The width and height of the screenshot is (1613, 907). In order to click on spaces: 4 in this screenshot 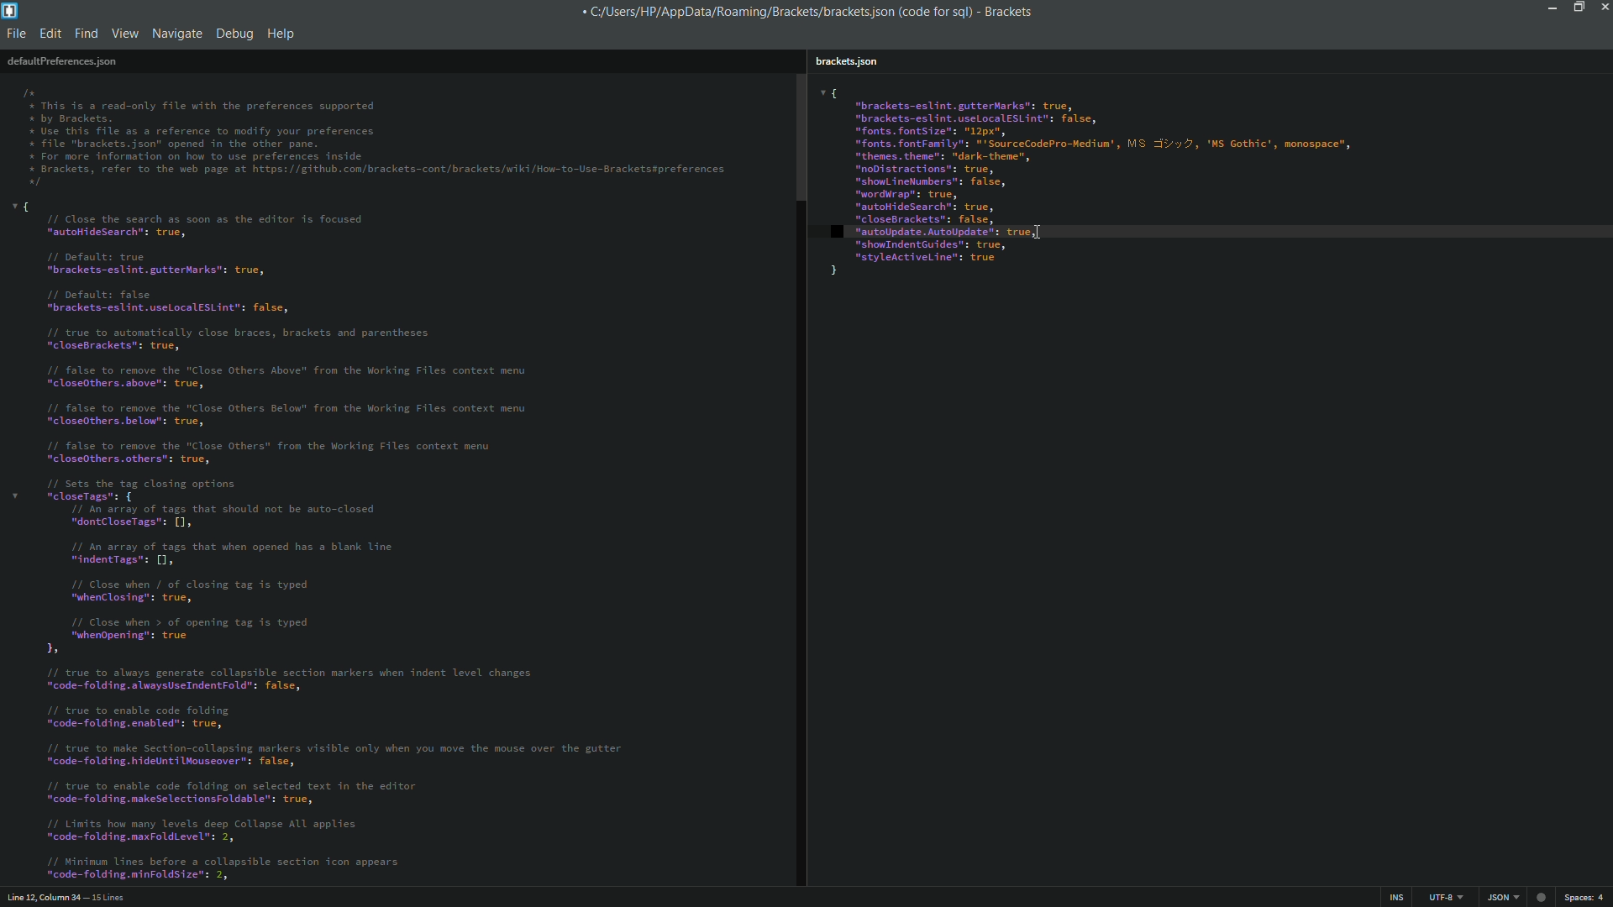, I will do `click(1586, 897)`.